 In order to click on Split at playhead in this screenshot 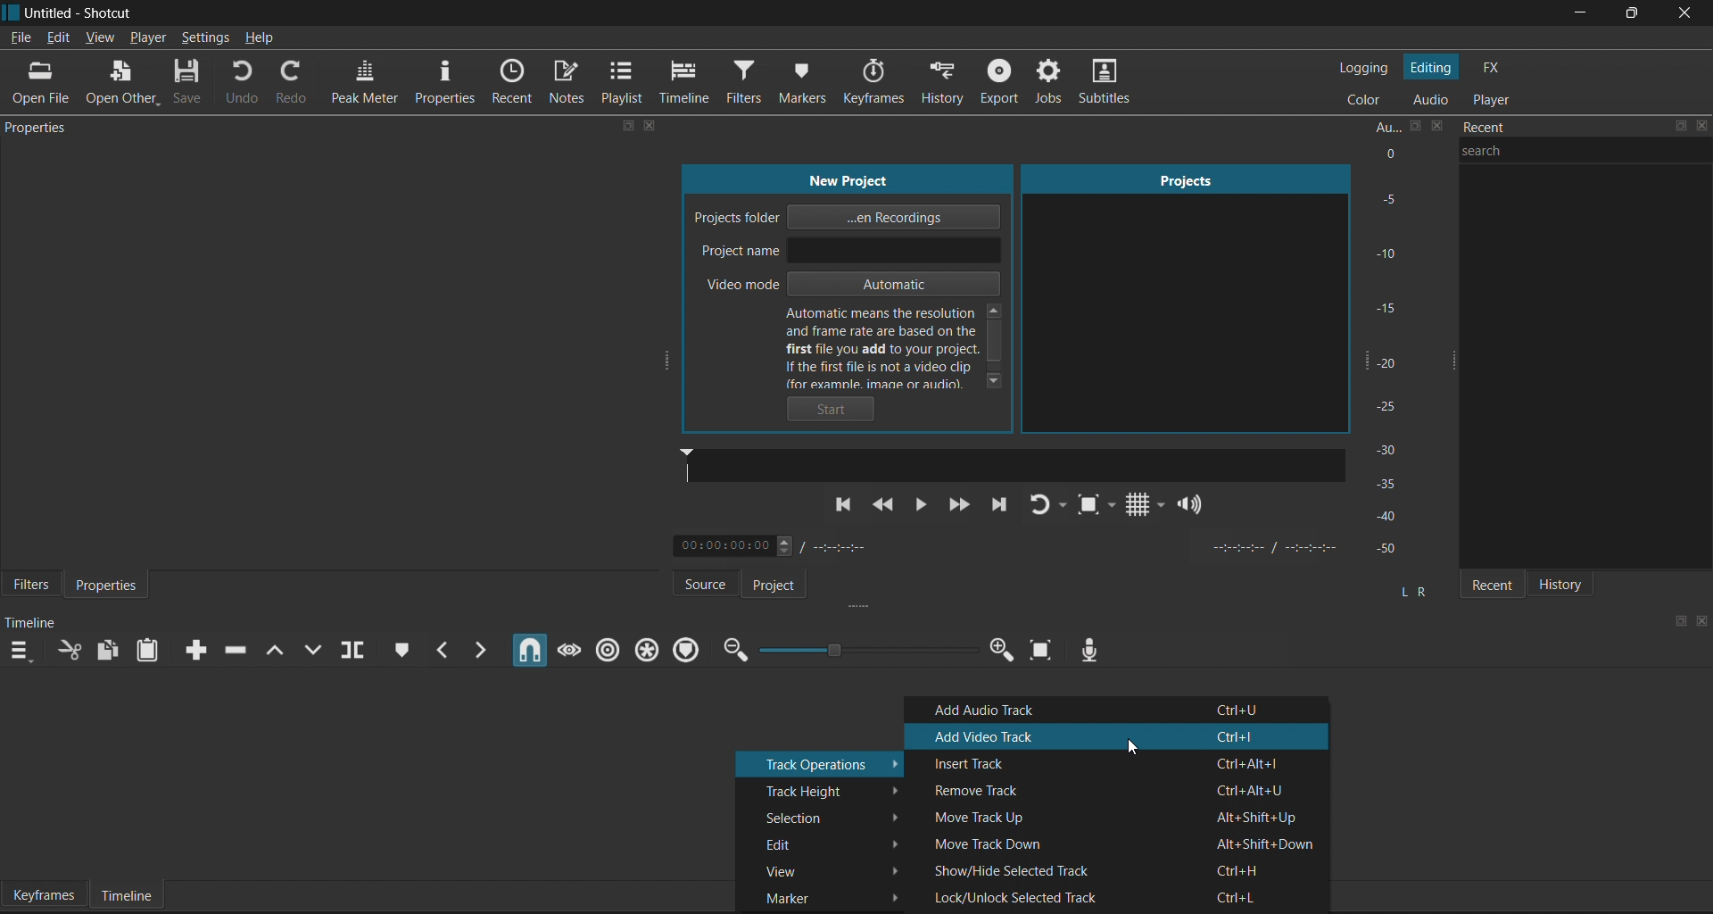, I will do `click(360, 652)`.